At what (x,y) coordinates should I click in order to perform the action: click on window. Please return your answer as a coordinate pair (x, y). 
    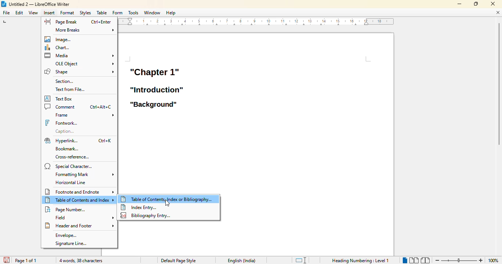
    Looking at the image, I should click on (153, 12).